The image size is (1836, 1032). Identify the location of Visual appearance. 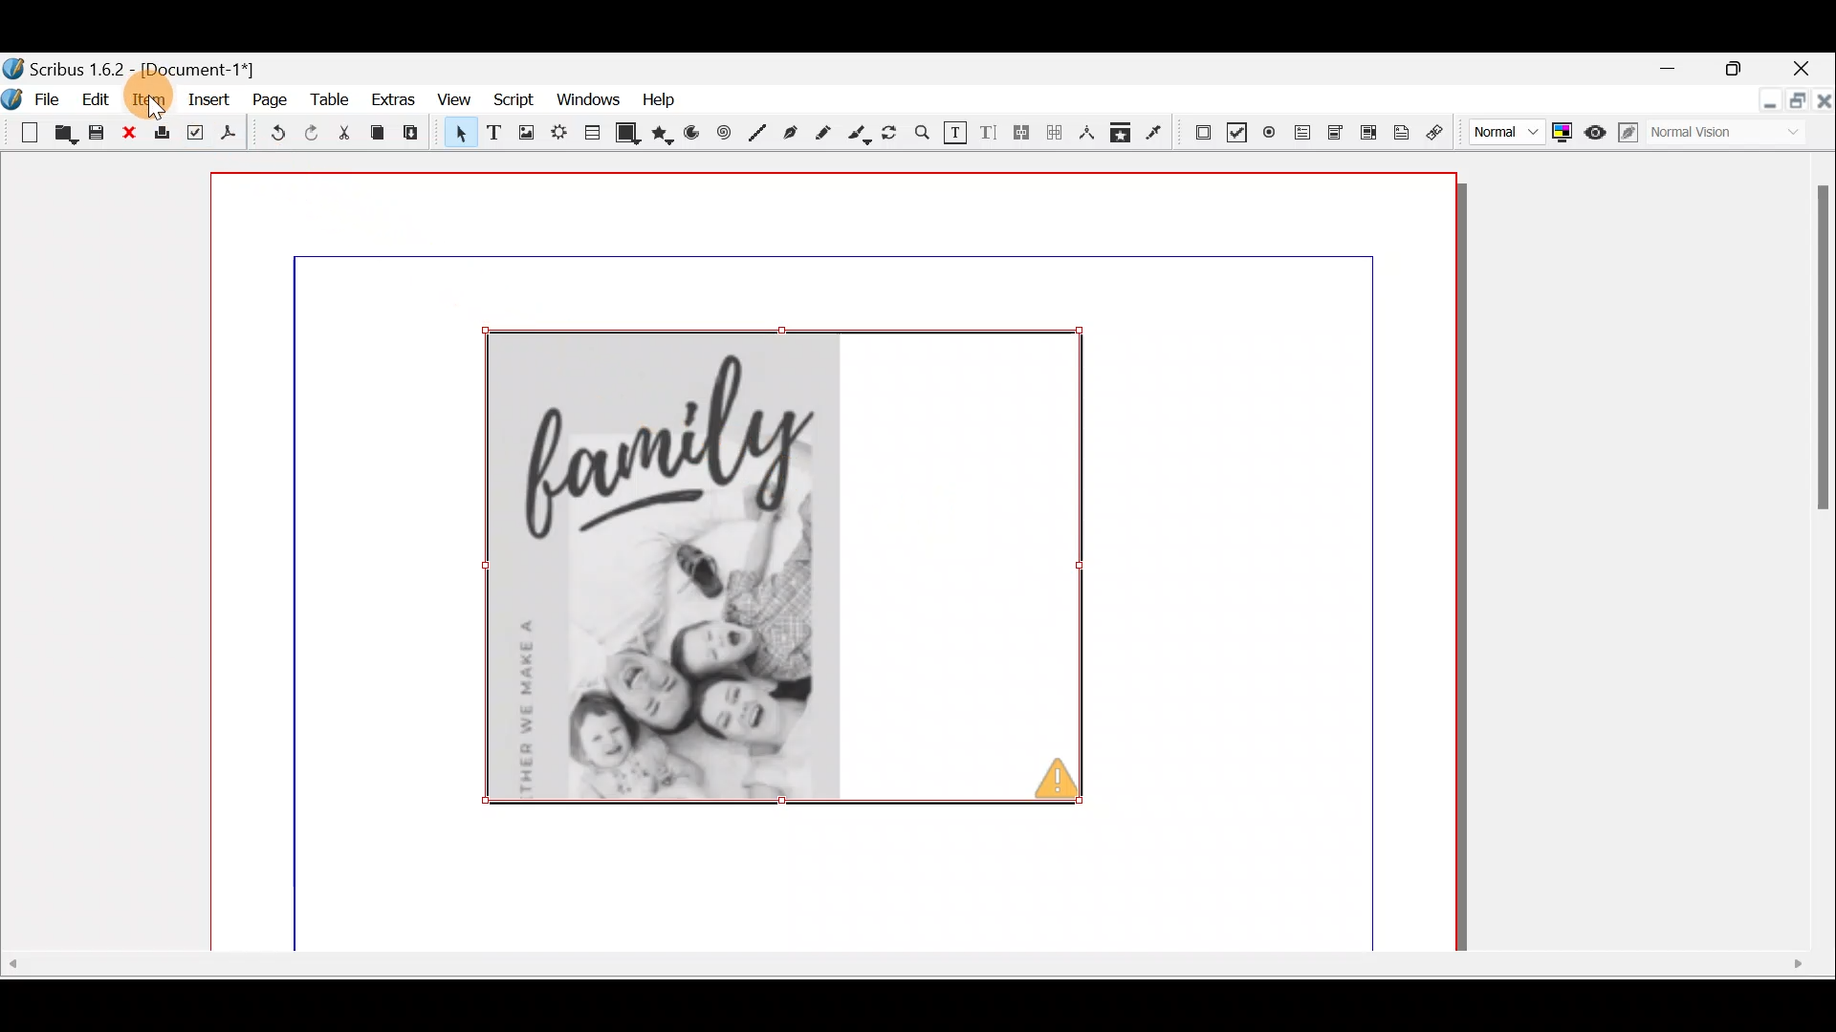
(1723, 136).